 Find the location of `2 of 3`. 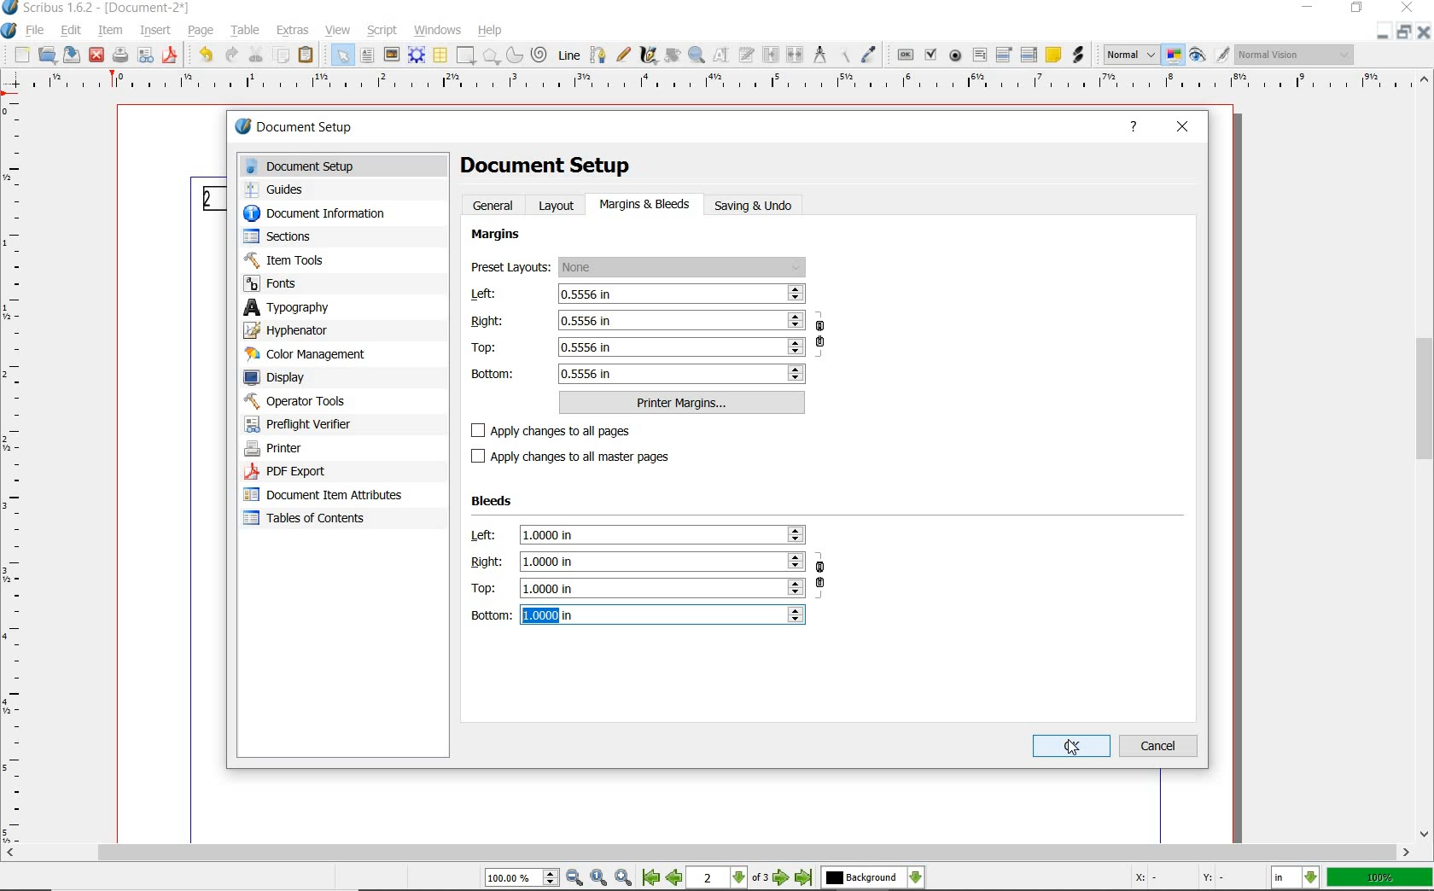

2 of 3 is located at coordinates (730, 878).